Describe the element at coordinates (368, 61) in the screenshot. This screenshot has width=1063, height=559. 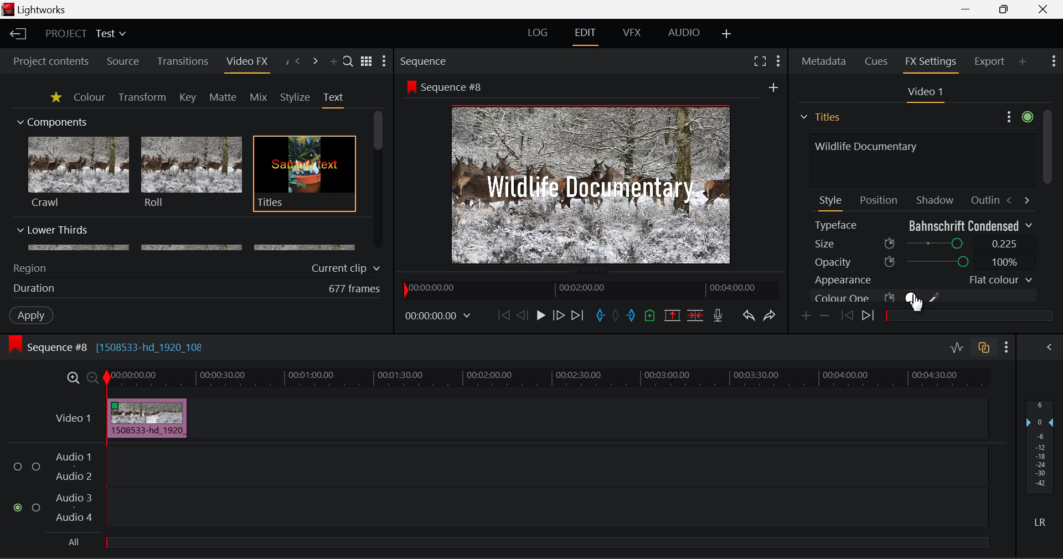
I see `Toggle list and title view` at that location.